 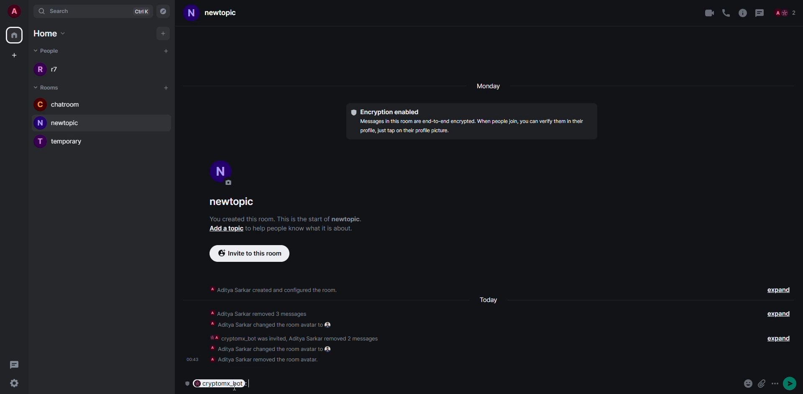 What do you see at coordinates (785, 13) in the screenshot?
I see `people` at bounding box center [785, 13].